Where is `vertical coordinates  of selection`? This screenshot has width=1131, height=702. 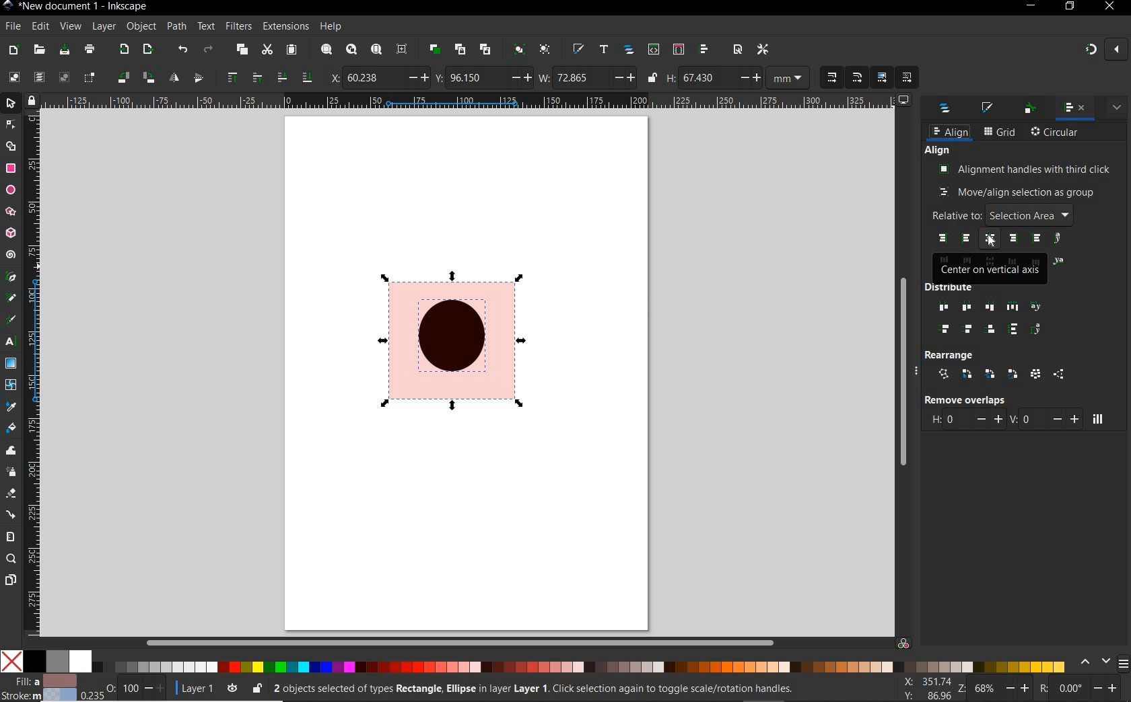
vertical coordinates  of selection is located at coordinates (483, 78).